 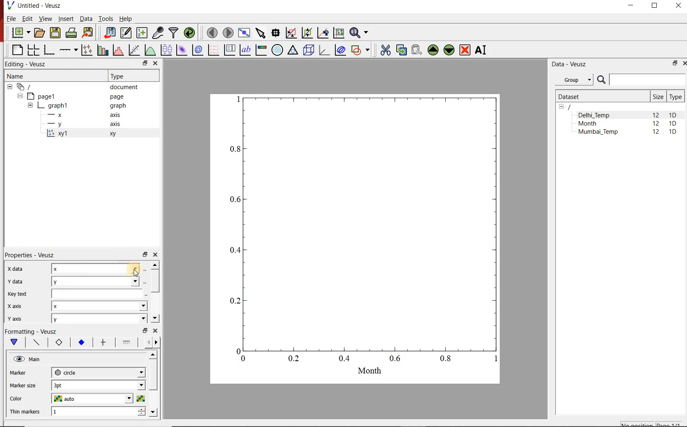 I want to click on 1D, so click(x=673, y=133).